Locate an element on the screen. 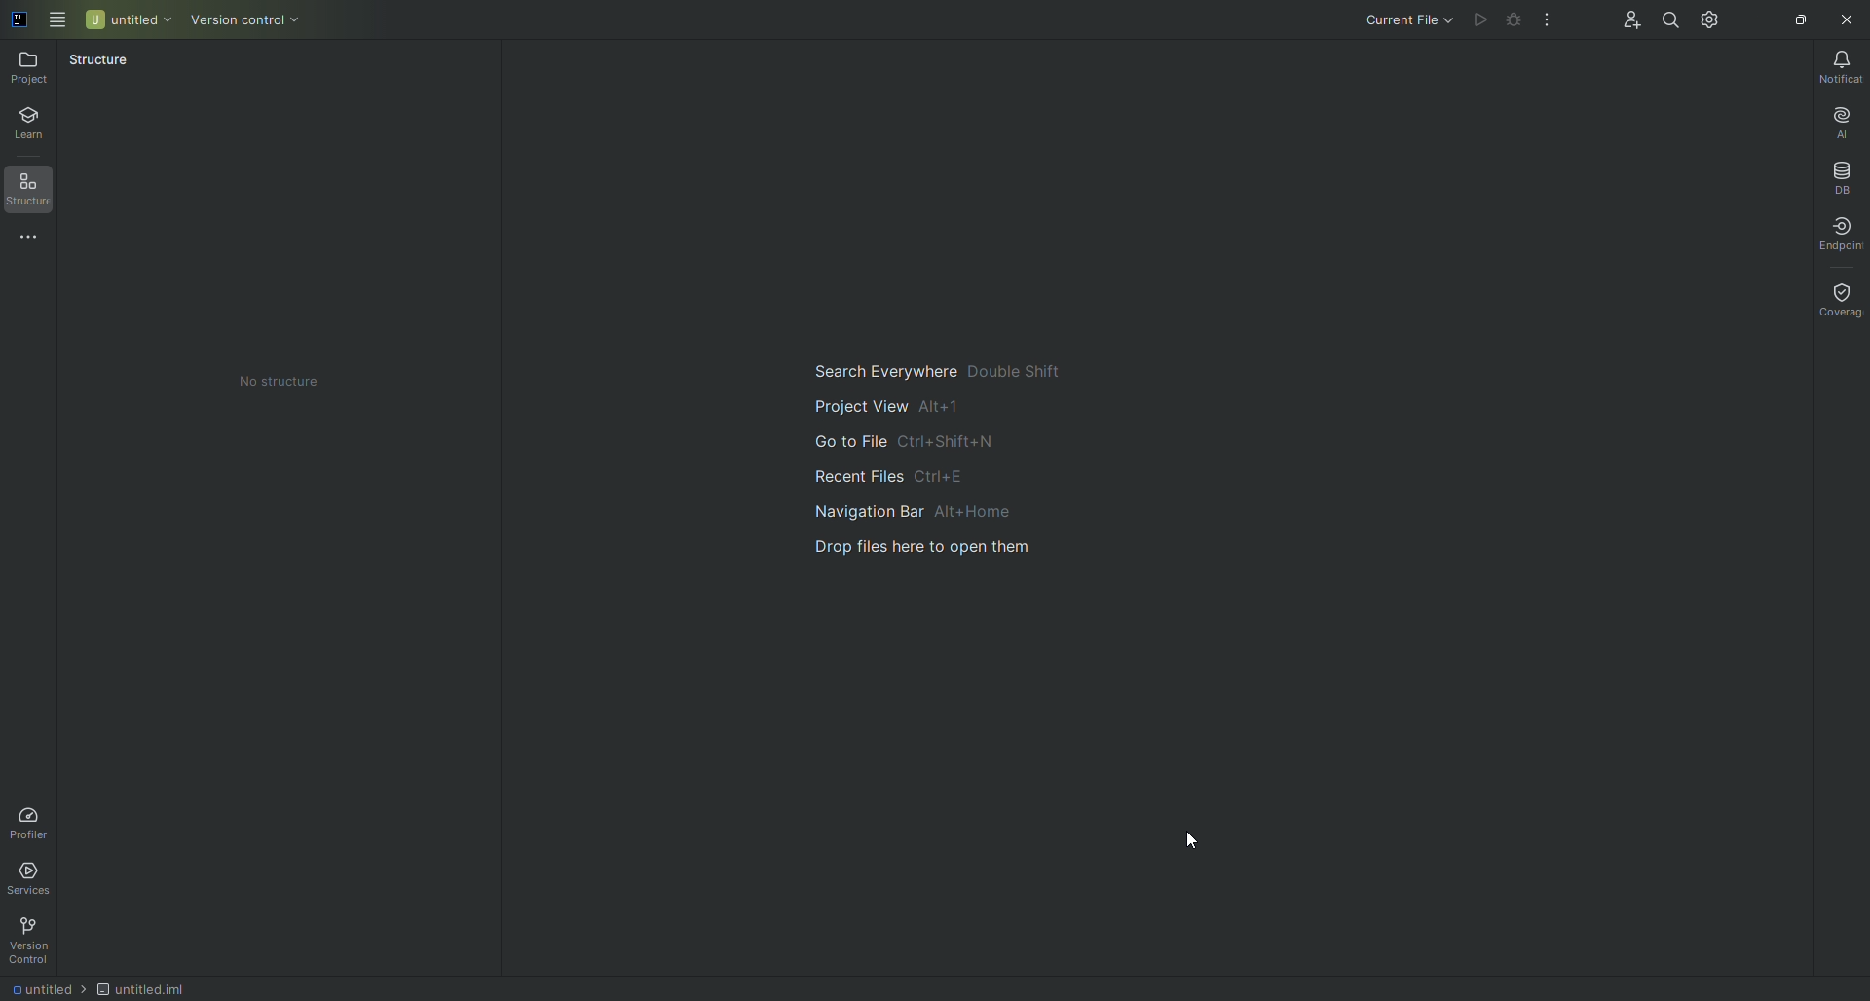  Untitled is located at coordinates (130, 19).